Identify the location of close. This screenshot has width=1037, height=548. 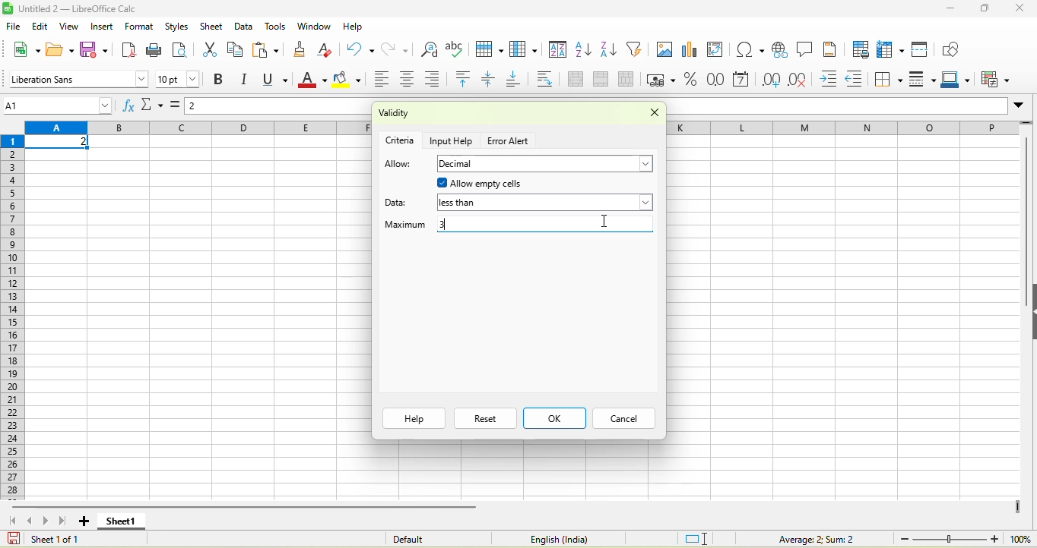
(1022, 8).